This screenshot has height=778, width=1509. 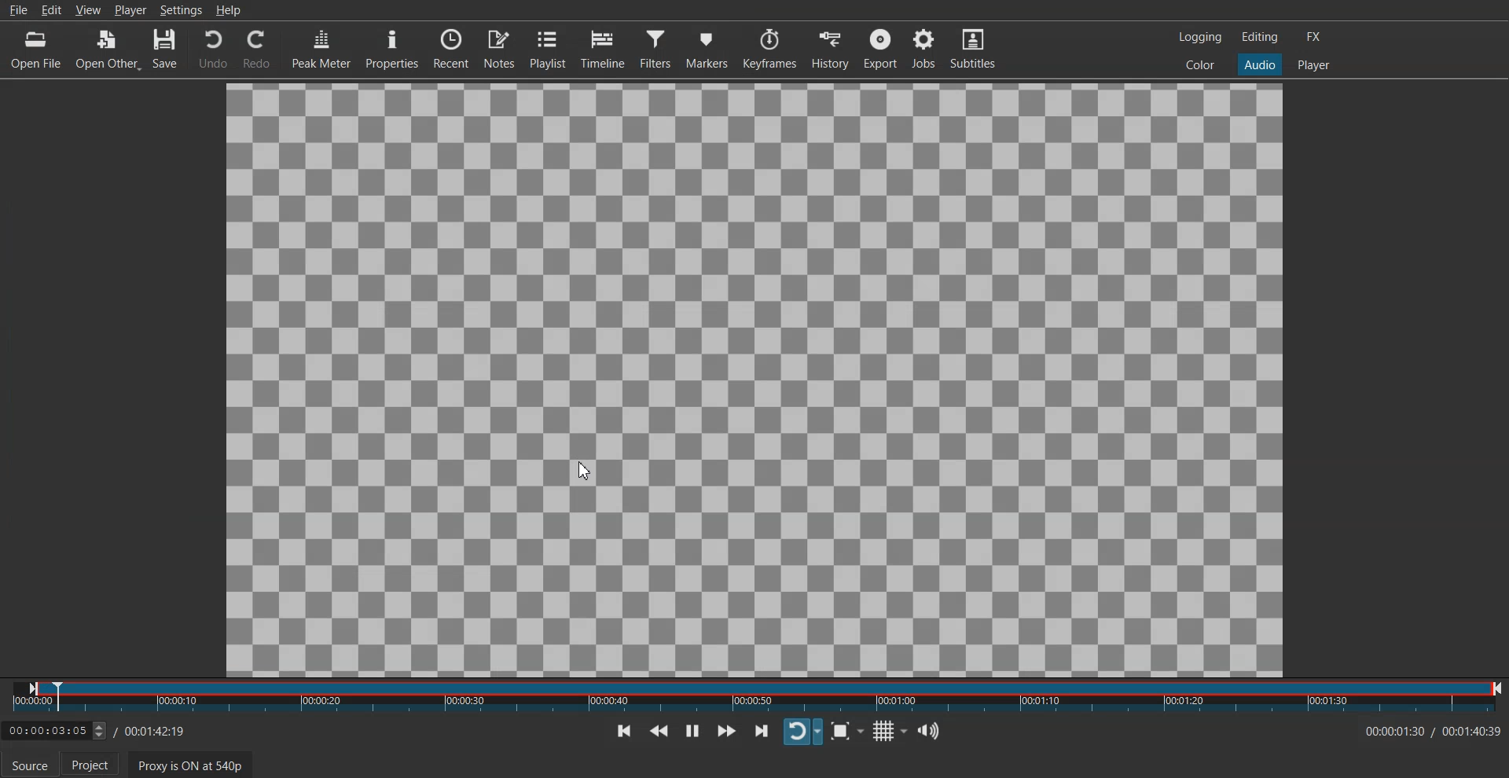 I want to click on Edit, so click(x=51, y=9).